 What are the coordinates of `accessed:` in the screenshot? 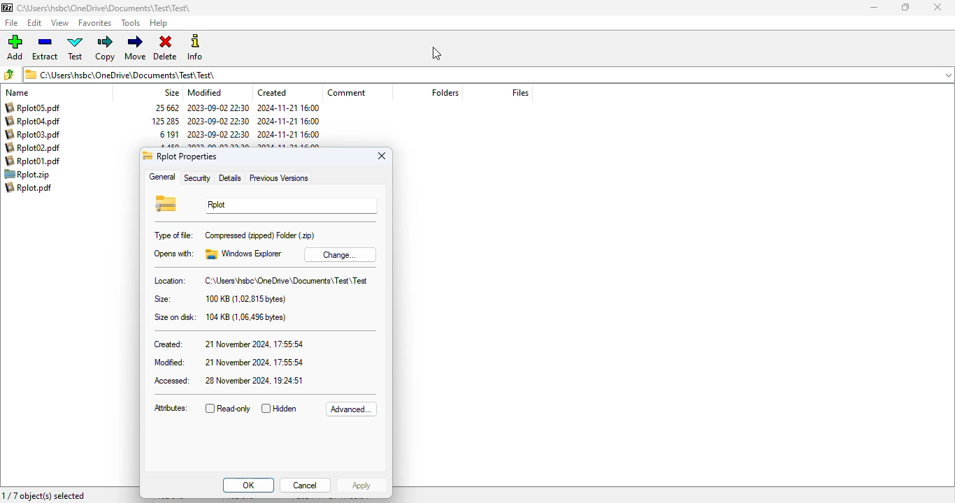 It's located at (171, 381).